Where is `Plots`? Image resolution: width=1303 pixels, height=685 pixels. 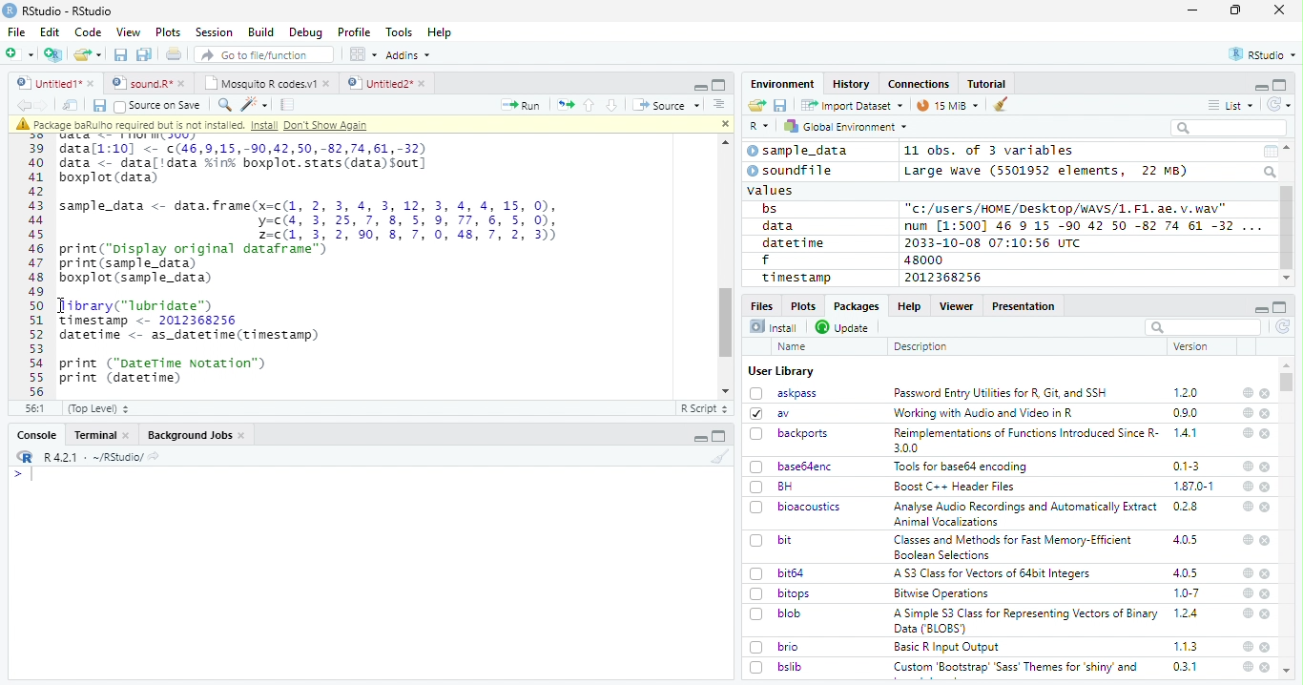 Plots is located at coordinates (168, 32).